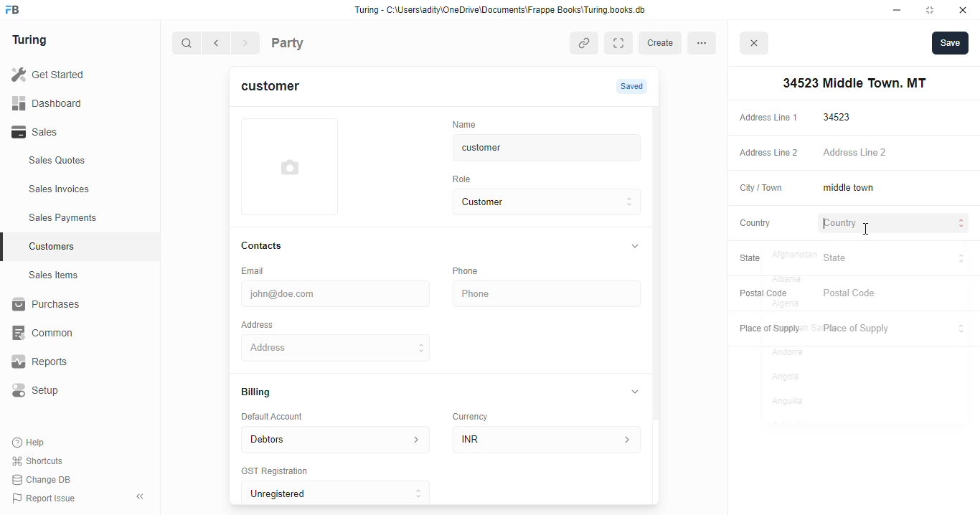 The image size is (980, 515). What do you see at coordinates (768, 116) in the screenshot?
I see `Address Line 1` at bounding box center [768, 116].